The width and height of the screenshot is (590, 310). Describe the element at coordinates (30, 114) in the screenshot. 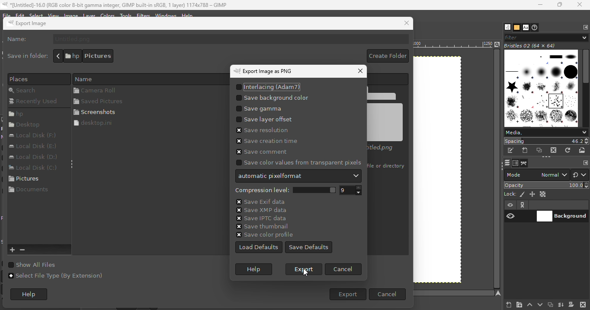

I see `Hp` at that location.